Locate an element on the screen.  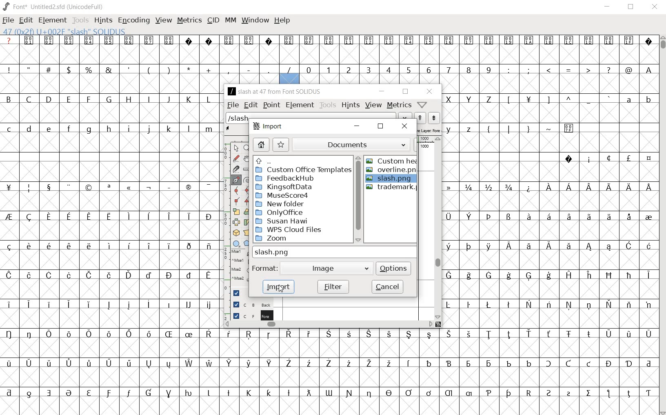
empty cells is located at coordinates (549, 201).